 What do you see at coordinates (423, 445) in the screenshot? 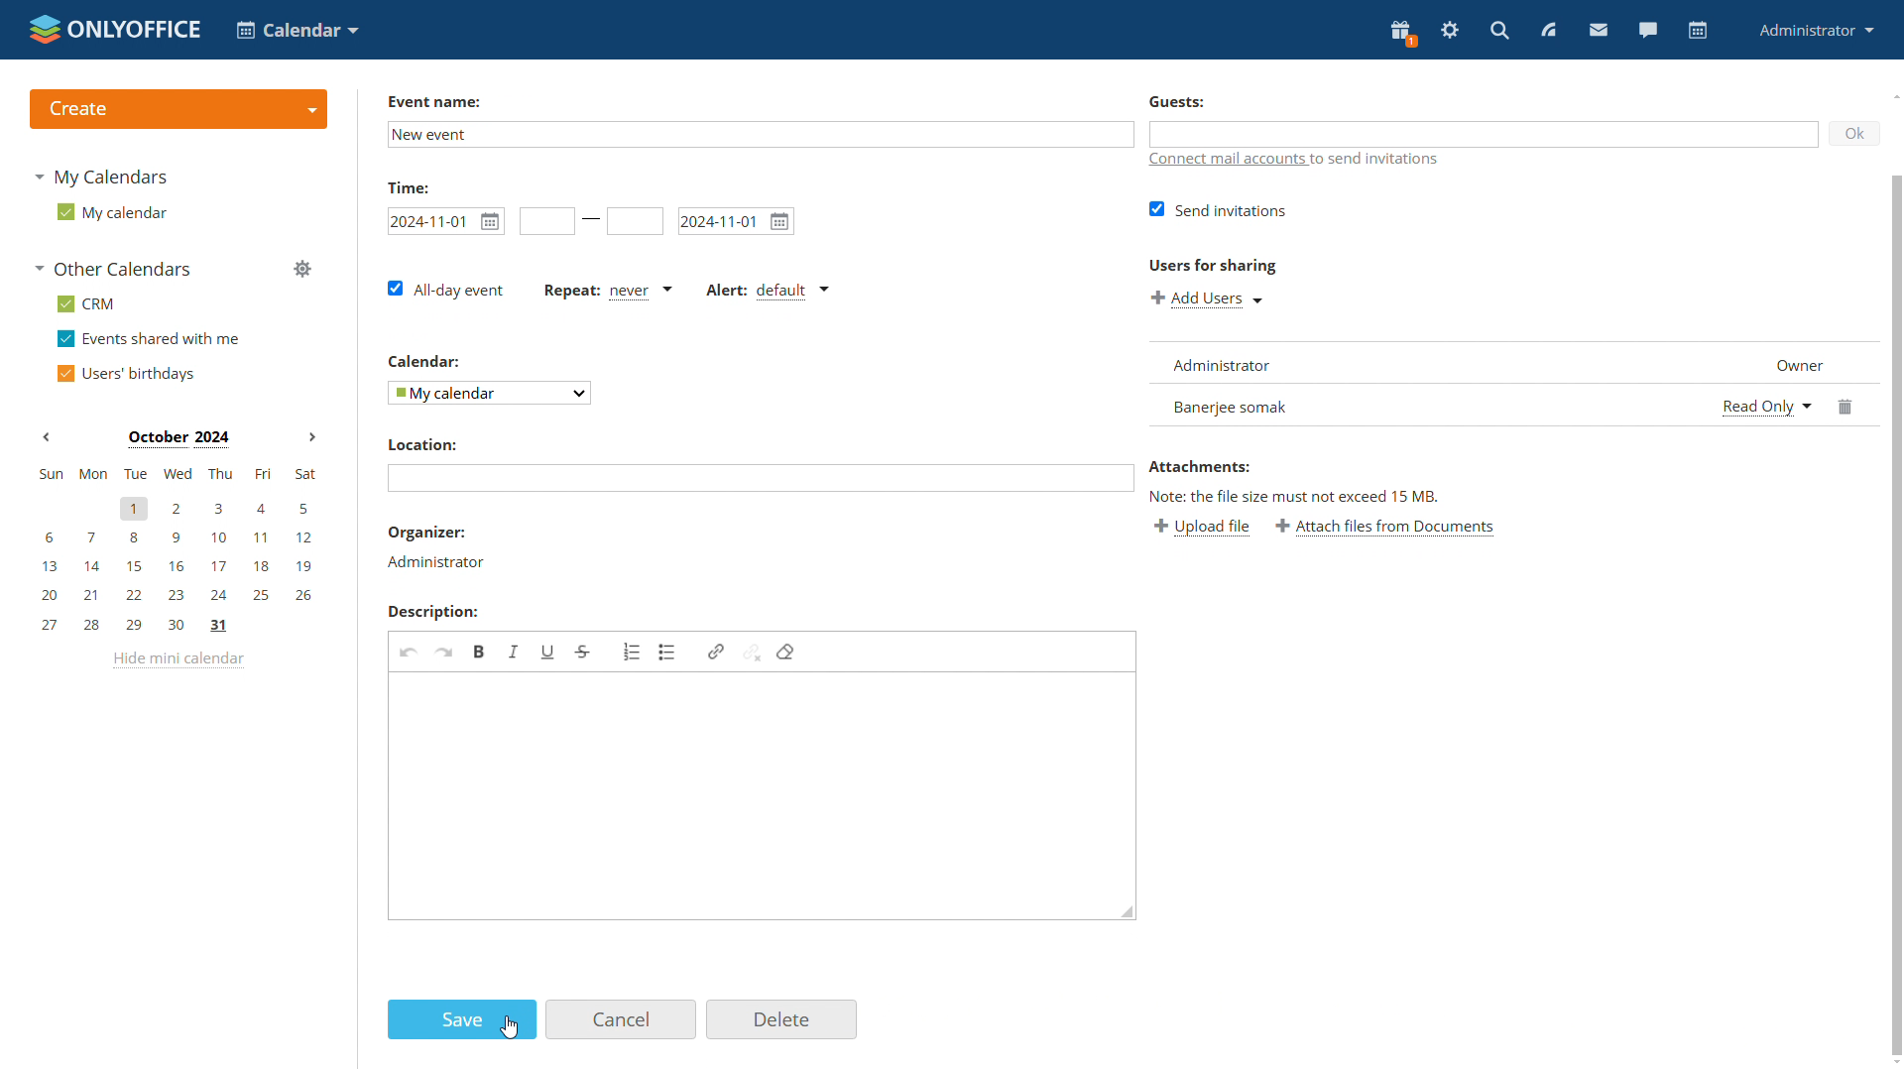
I see `Location` at bounding box center [423, 445].